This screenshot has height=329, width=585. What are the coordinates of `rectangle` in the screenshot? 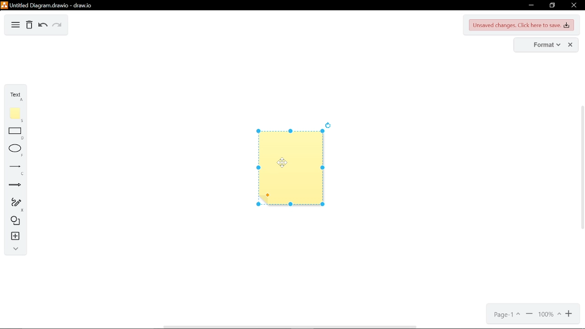 It's located at (16, 134).